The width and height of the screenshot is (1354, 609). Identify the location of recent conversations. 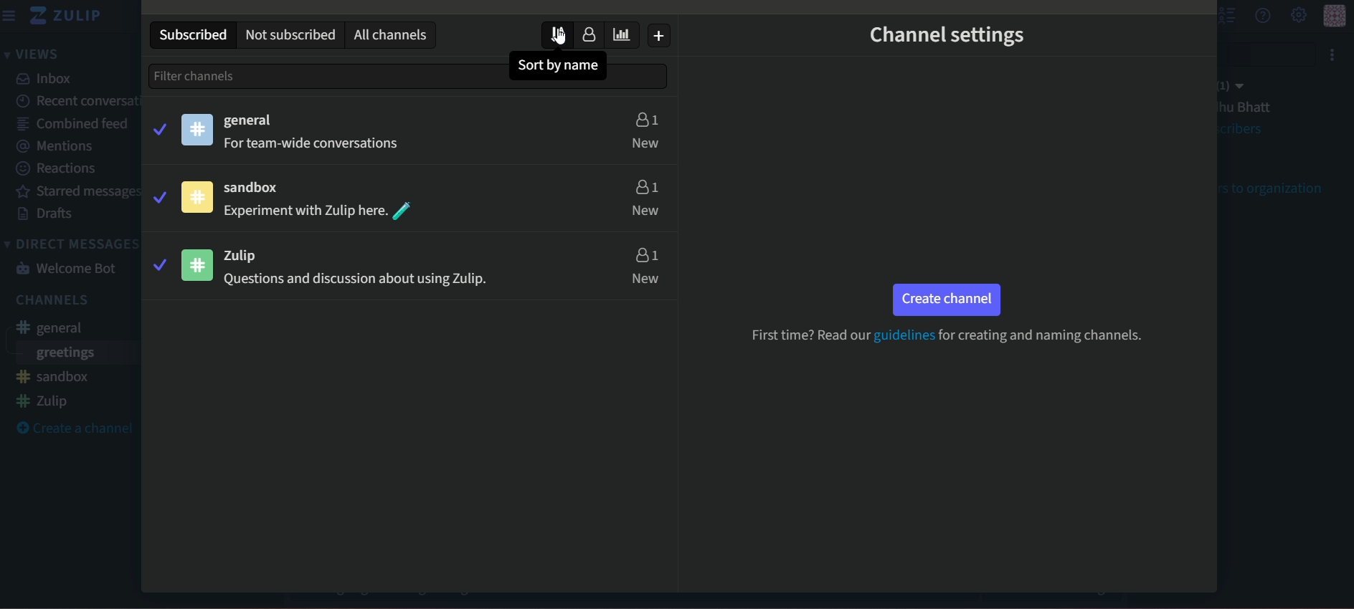
(90, 101).